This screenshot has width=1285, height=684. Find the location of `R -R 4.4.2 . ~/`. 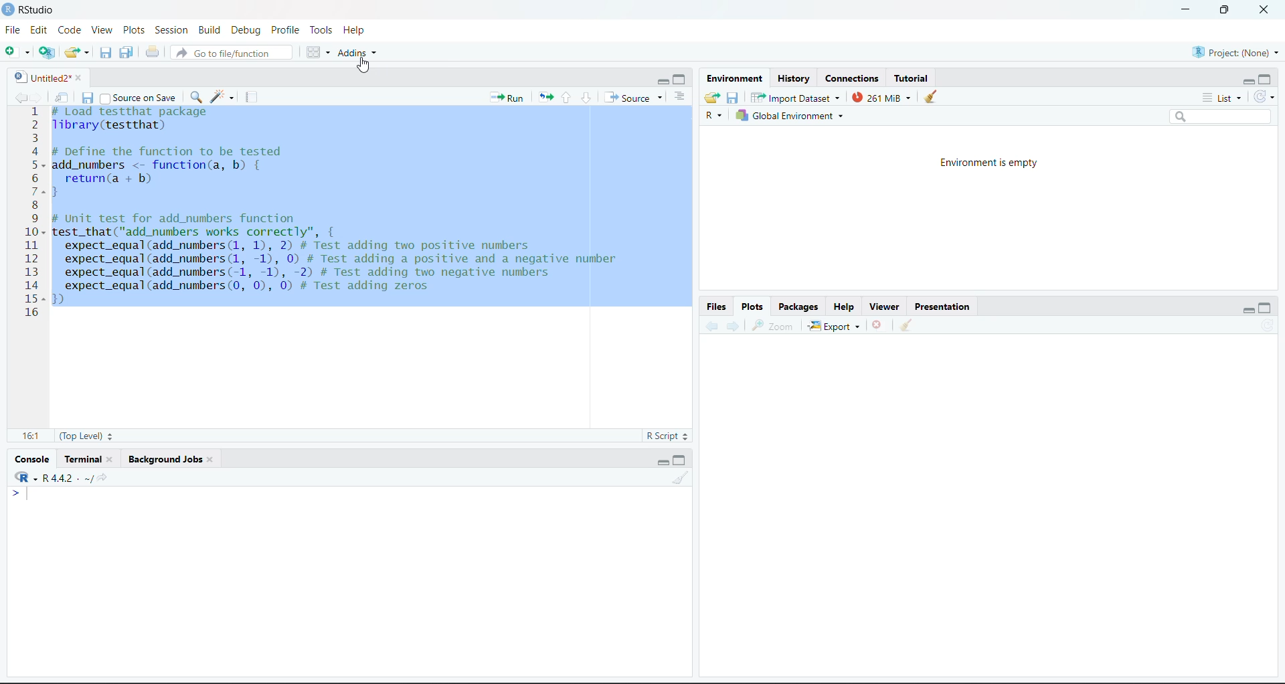

R -R 4.4.2 . ~/ is located at coordinates (65, 477).